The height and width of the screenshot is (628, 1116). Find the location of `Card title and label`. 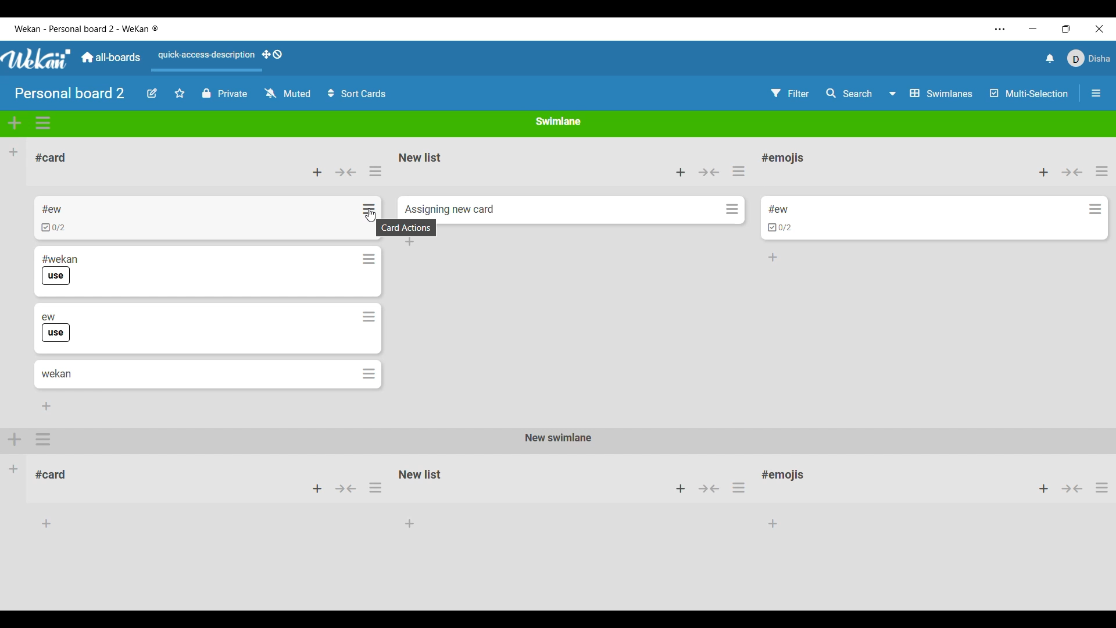

Card title and label is located at coordinates (56, 328).